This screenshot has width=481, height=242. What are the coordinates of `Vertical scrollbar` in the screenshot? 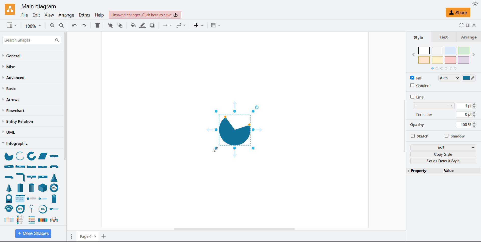 It's located at (404, 126).